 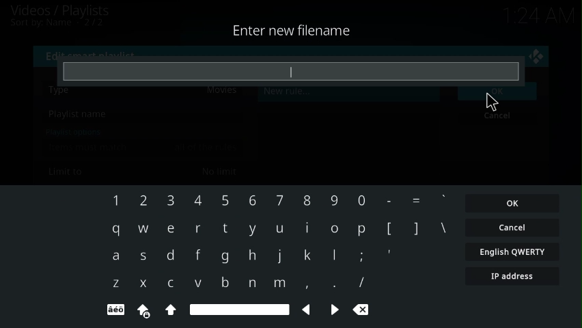 I want to click on a, so click(x=115, y=258).